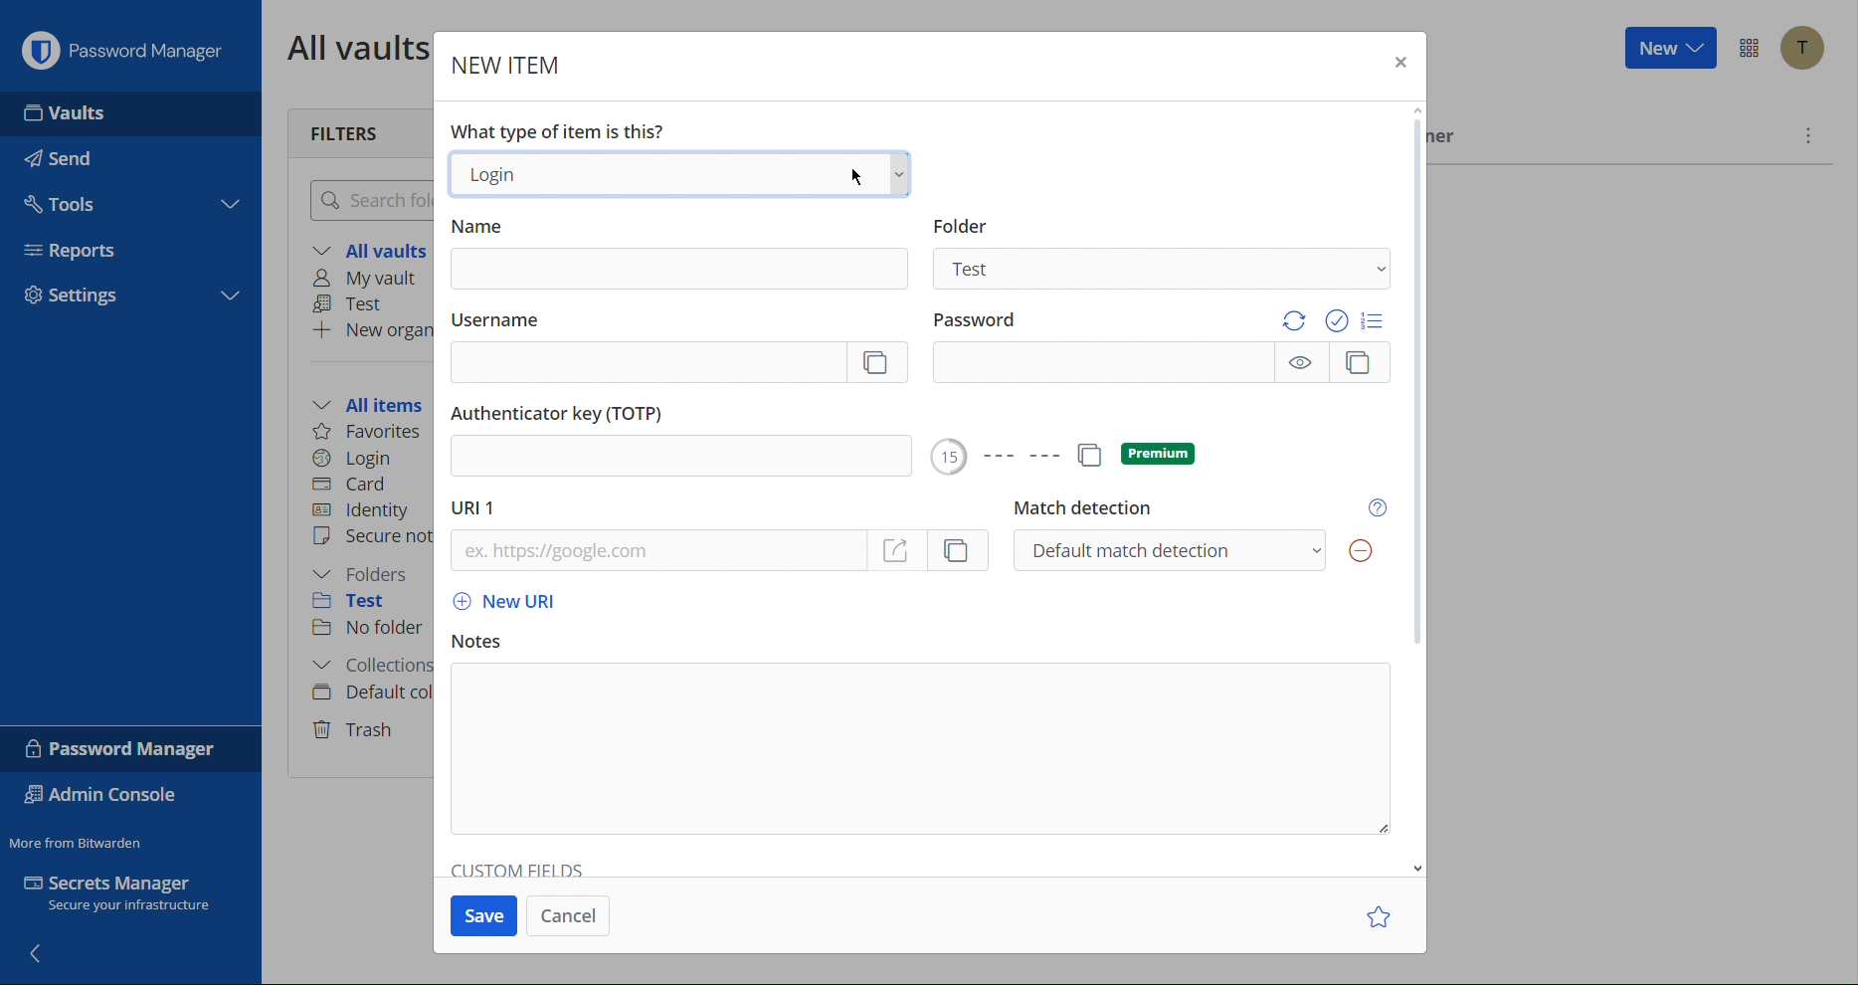 This screenshot has width=1858, height=985. Describe the element at coordinates (727, 555) in the screenshot. I see `URL` at that location.